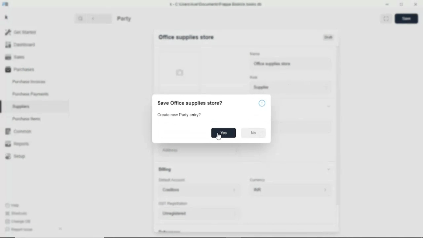 The width and height of the screenshot is (423, 238). Describe the element at coordinates (386, 19) in the screenshot. I see `Toggle between form and full width` at that location.